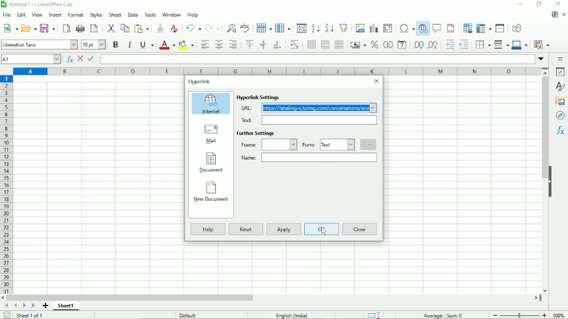  Describe the element at coordinates (256, 133) in the screenshot. I see `Further settings` at that location.